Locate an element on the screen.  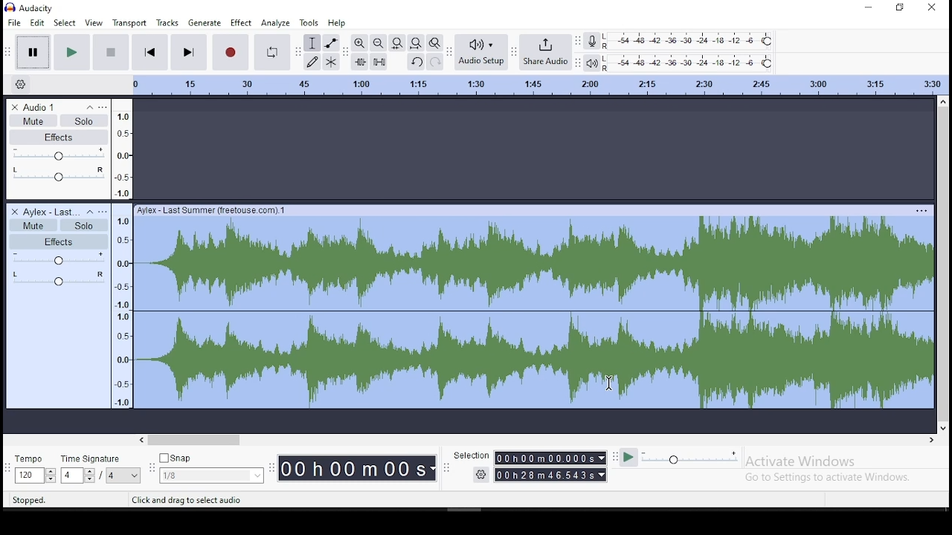
timeline options is located at coordinates (21, 84).